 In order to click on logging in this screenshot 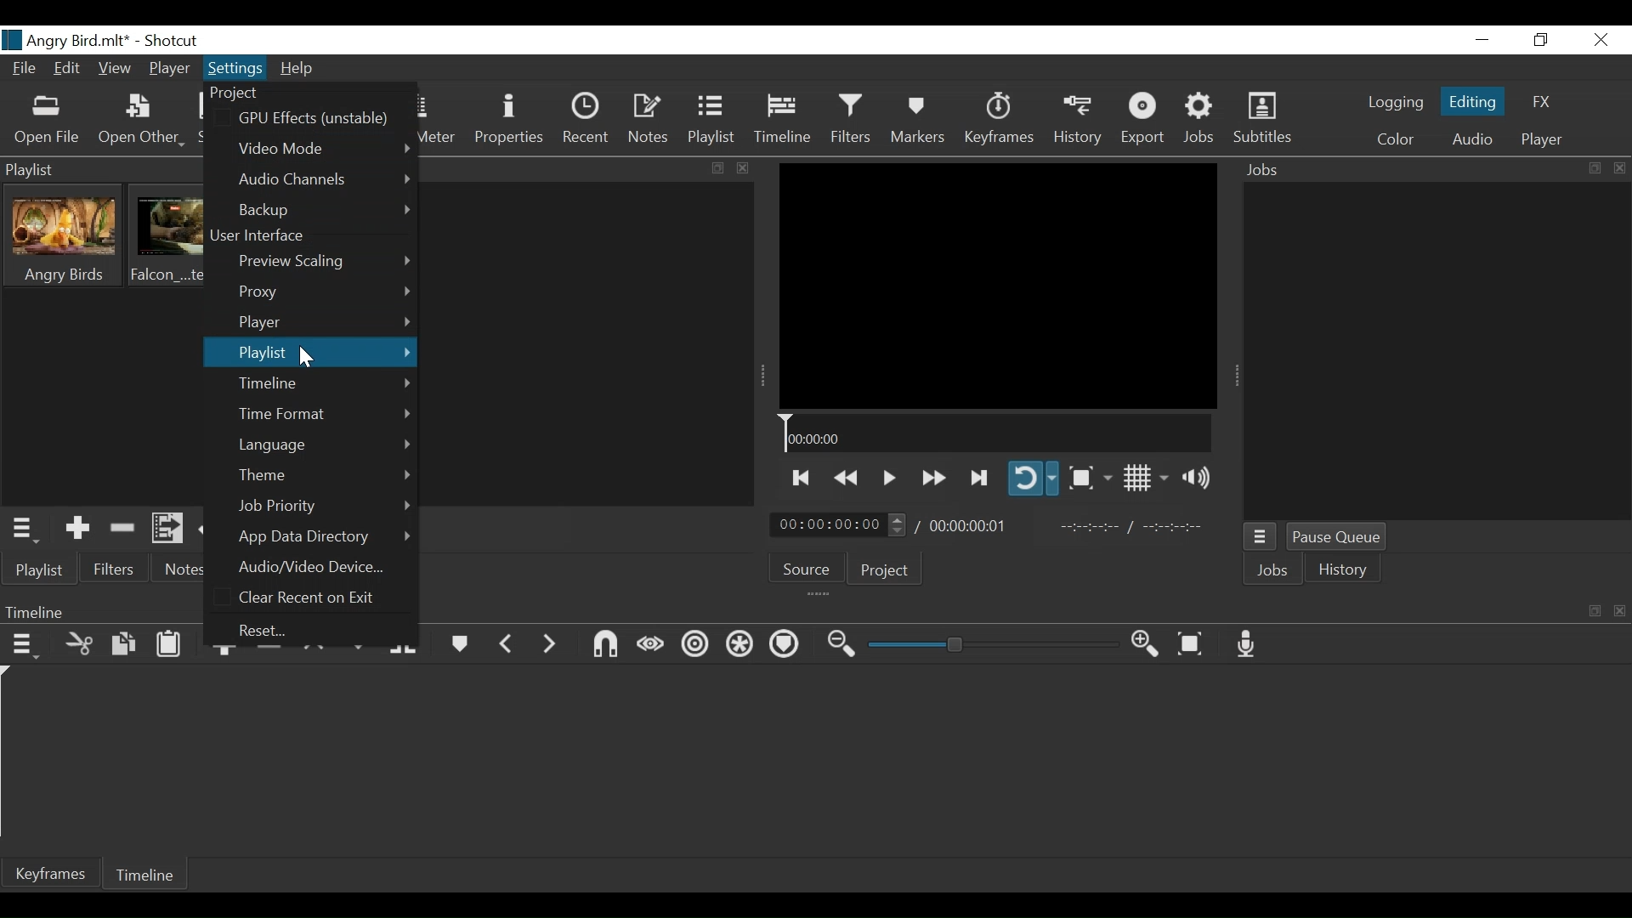, I will do `click(1393, 102)`.